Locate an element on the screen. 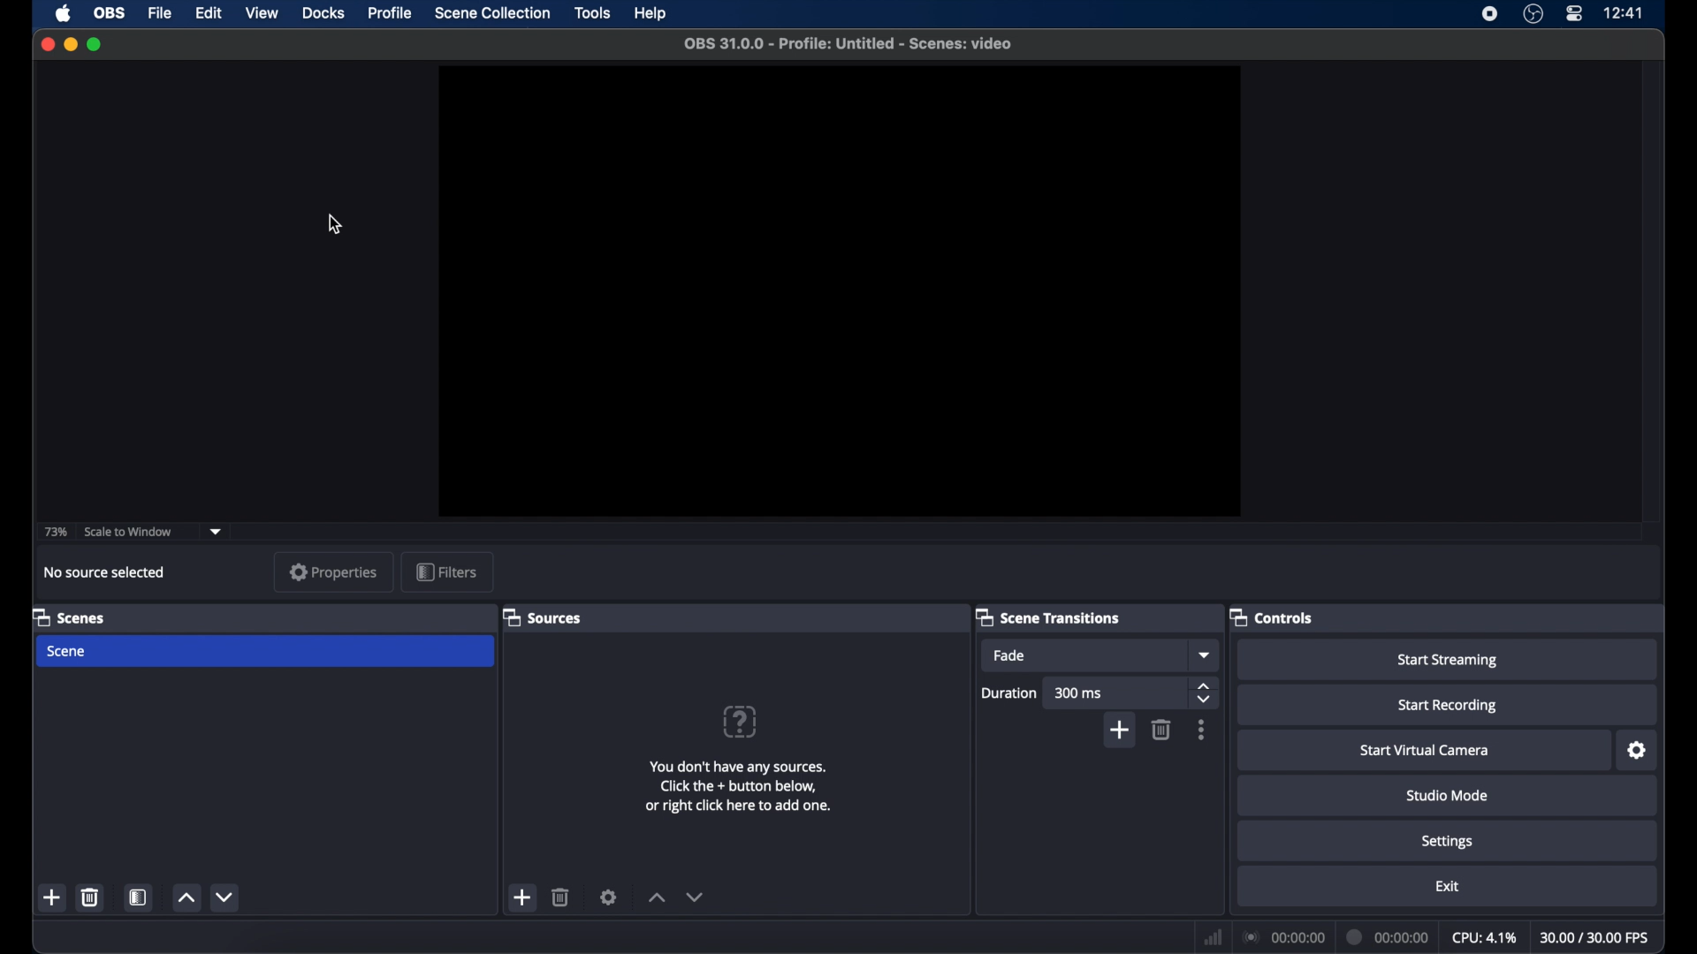 Image resolution: width=1697 pixels, height=954 pixels. start recording is located at coordinates (1448, 704).